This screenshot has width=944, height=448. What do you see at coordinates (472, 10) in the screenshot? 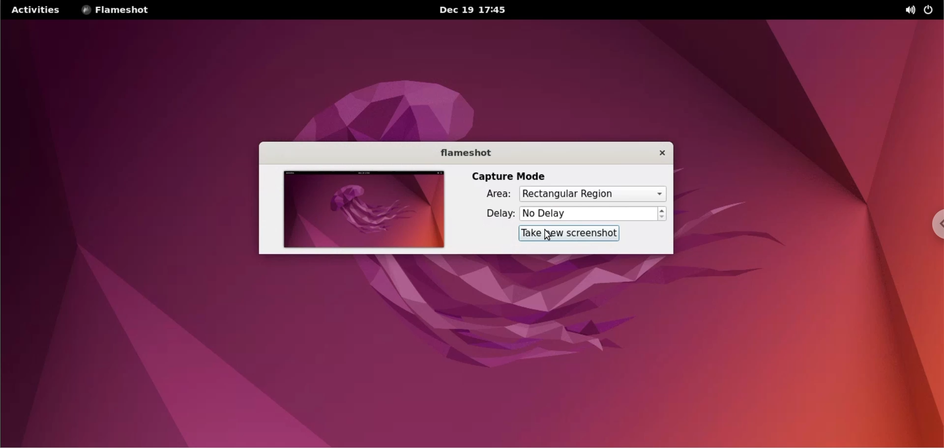
I see `Dec 19 17:45` at bounding box center [472, 10].